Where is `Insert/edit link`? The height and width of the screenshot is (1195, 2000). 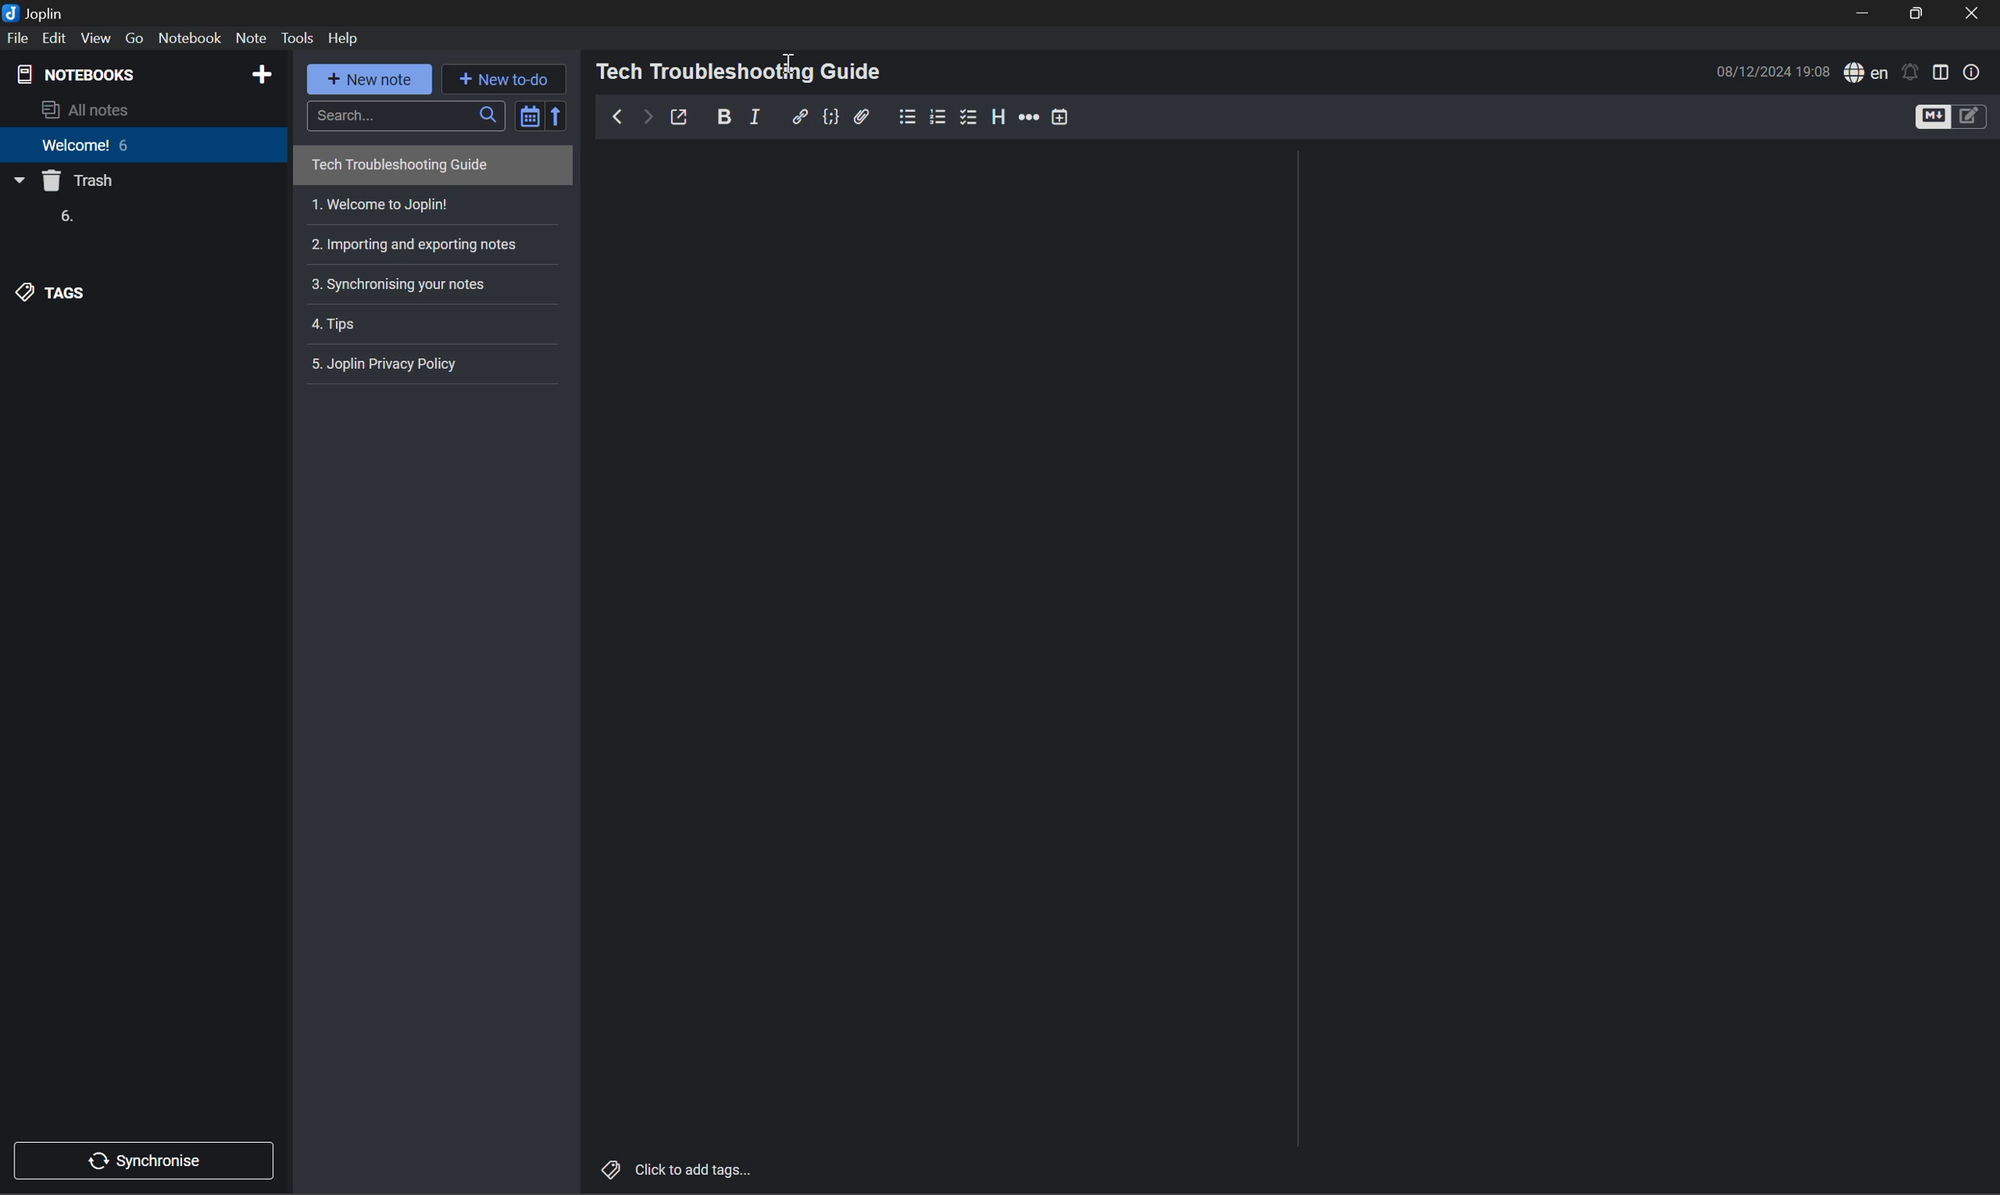
Insert/edit link is located at coordinates (799, 115).